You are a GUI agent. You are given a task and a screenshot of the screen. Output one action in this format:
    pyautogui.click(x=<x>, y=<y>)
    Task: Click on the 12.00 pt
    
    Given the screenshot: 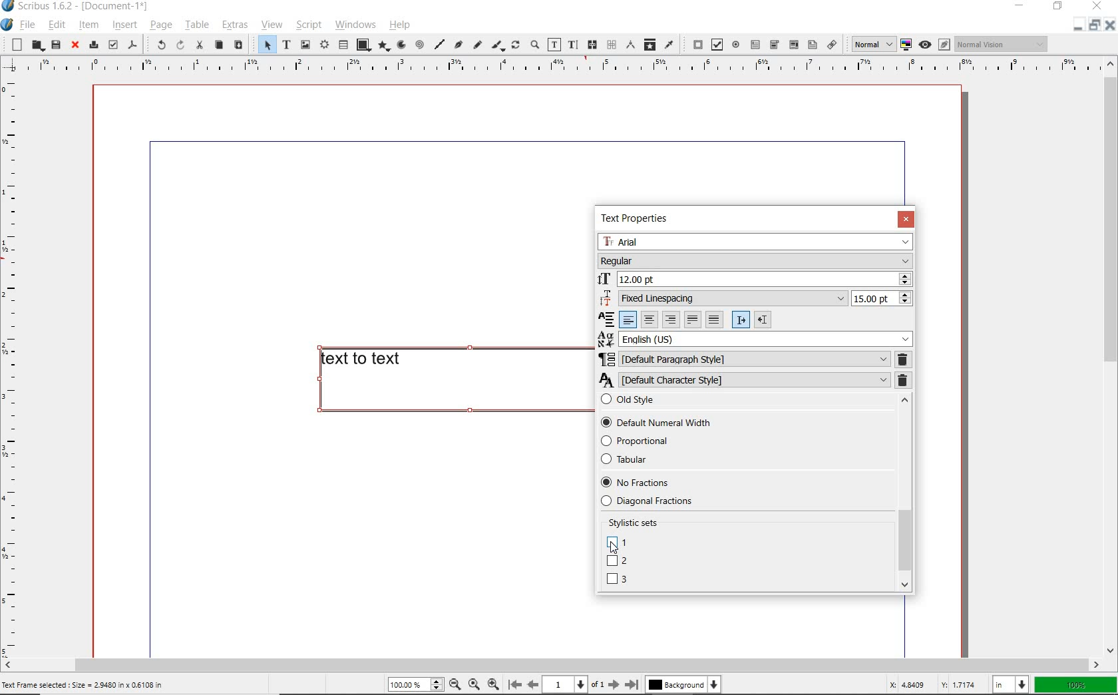 What is the action you would take?
    pyautogui.click(x=754, y=280)
    